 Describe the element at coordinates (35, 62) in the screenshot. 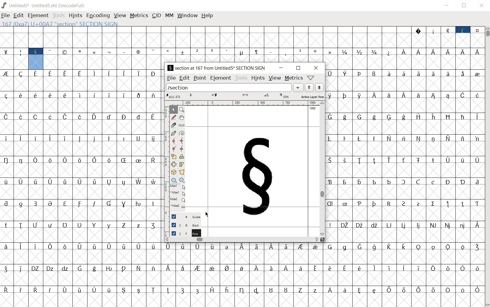

I see `highlighted cell` at that location.